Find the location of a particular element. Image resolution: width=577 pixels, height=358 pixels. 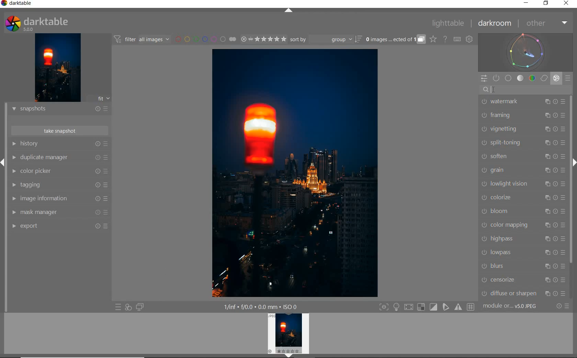

LIGHTTABLE is located at coordinates (449, 23).